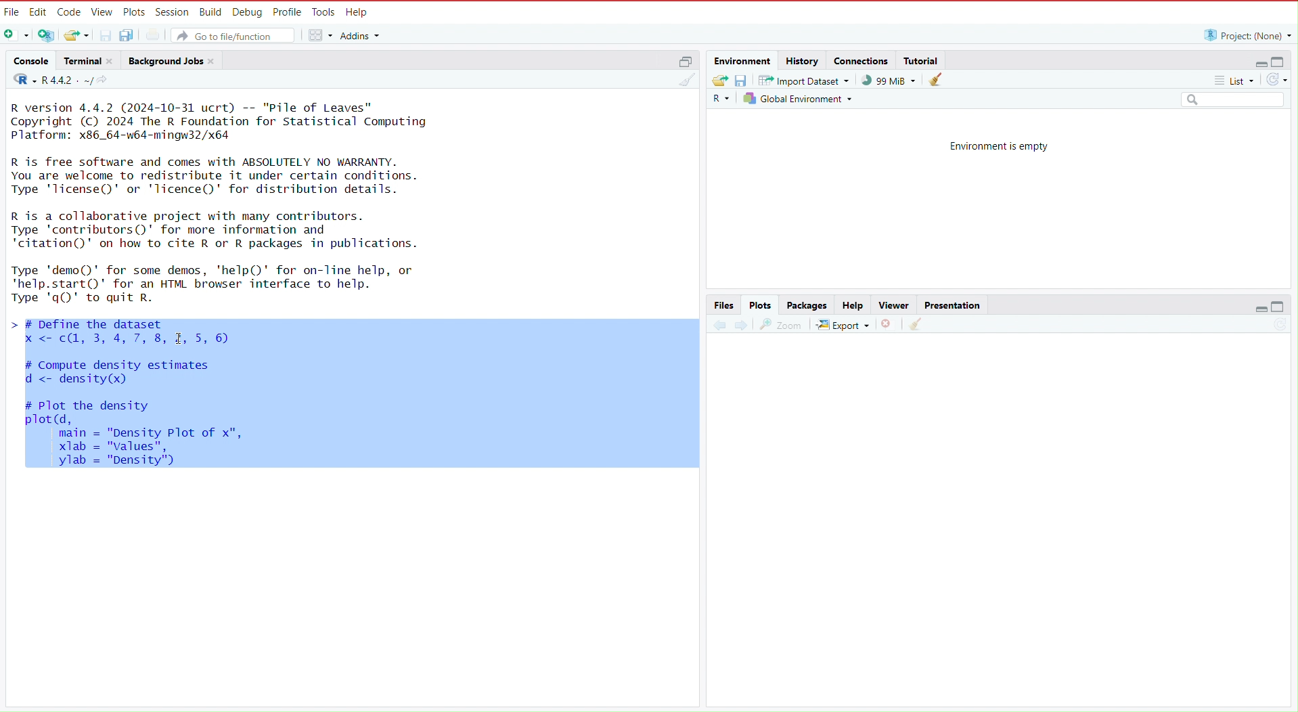  Describe the element at coordinates (222, 120) in the screenshot. I see `R version 4.4.2 (2024-10-31 ucrt) -- "Pile of Leaves"
Copyright (C) 2024 The R Foundation for Statistical Computing
Platform: x86_64-w64-mingw32/x64` at that location.